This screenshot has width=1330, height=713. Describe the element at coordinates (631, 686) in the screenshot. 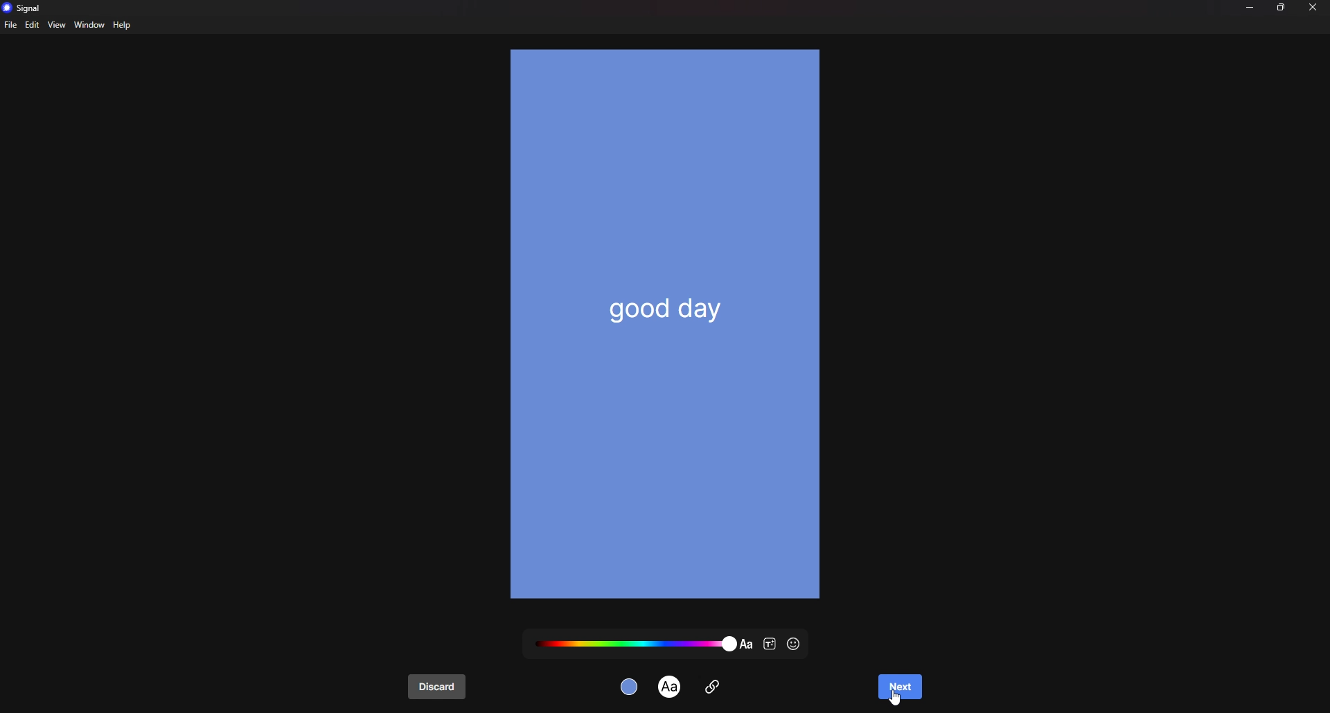

I see `background color` at that location.